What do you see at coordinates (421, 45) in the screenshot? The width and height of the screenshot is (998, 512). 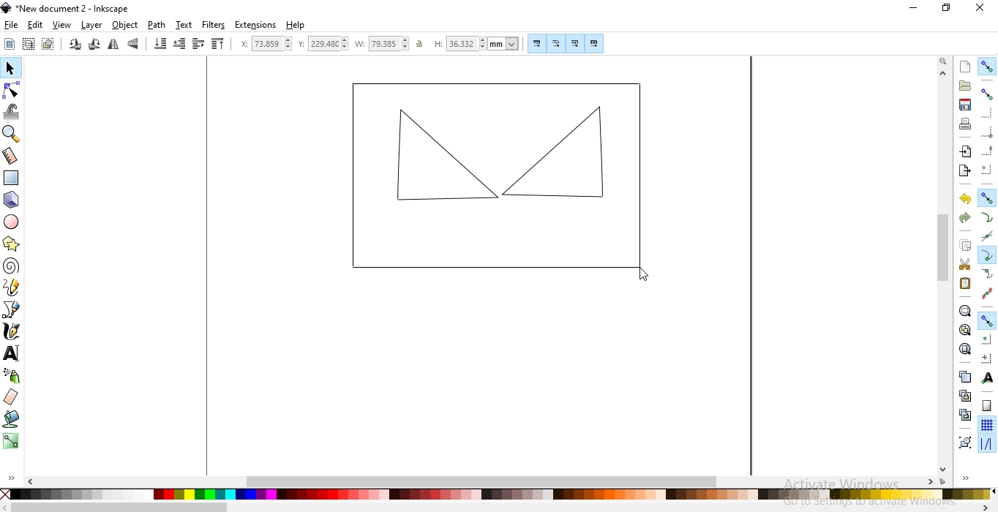 I see `unlock` at bounding box center [421, 45].